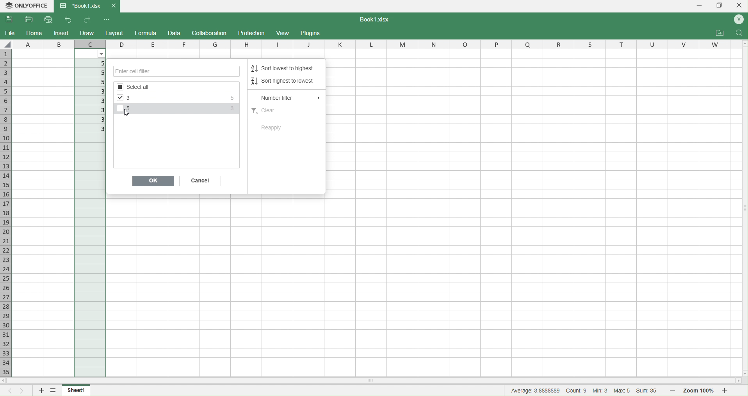 The height and width of the screenshot is (396, 748). What do you see at coordinates (87, 33) in the screenshot?
I see `Draw` at bounding box center [87, 33].